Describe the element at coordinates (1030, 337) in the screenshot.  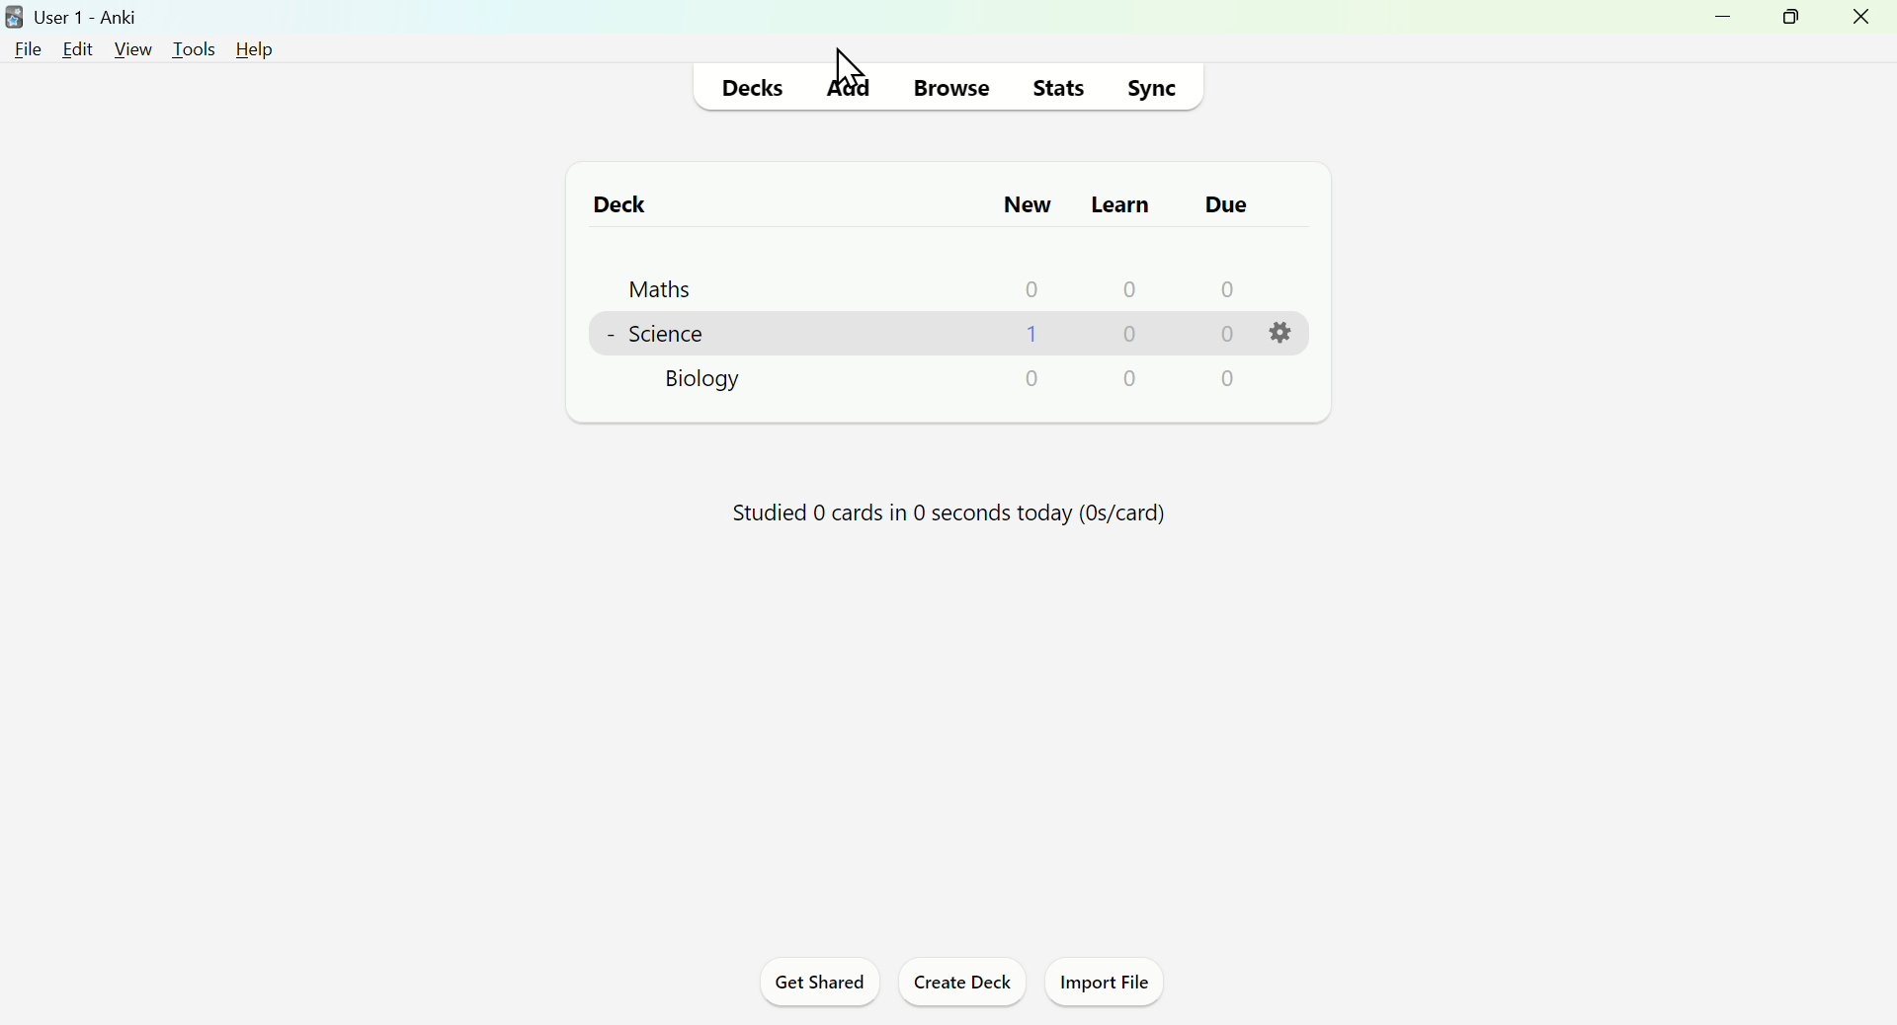
I see `0` at that location.